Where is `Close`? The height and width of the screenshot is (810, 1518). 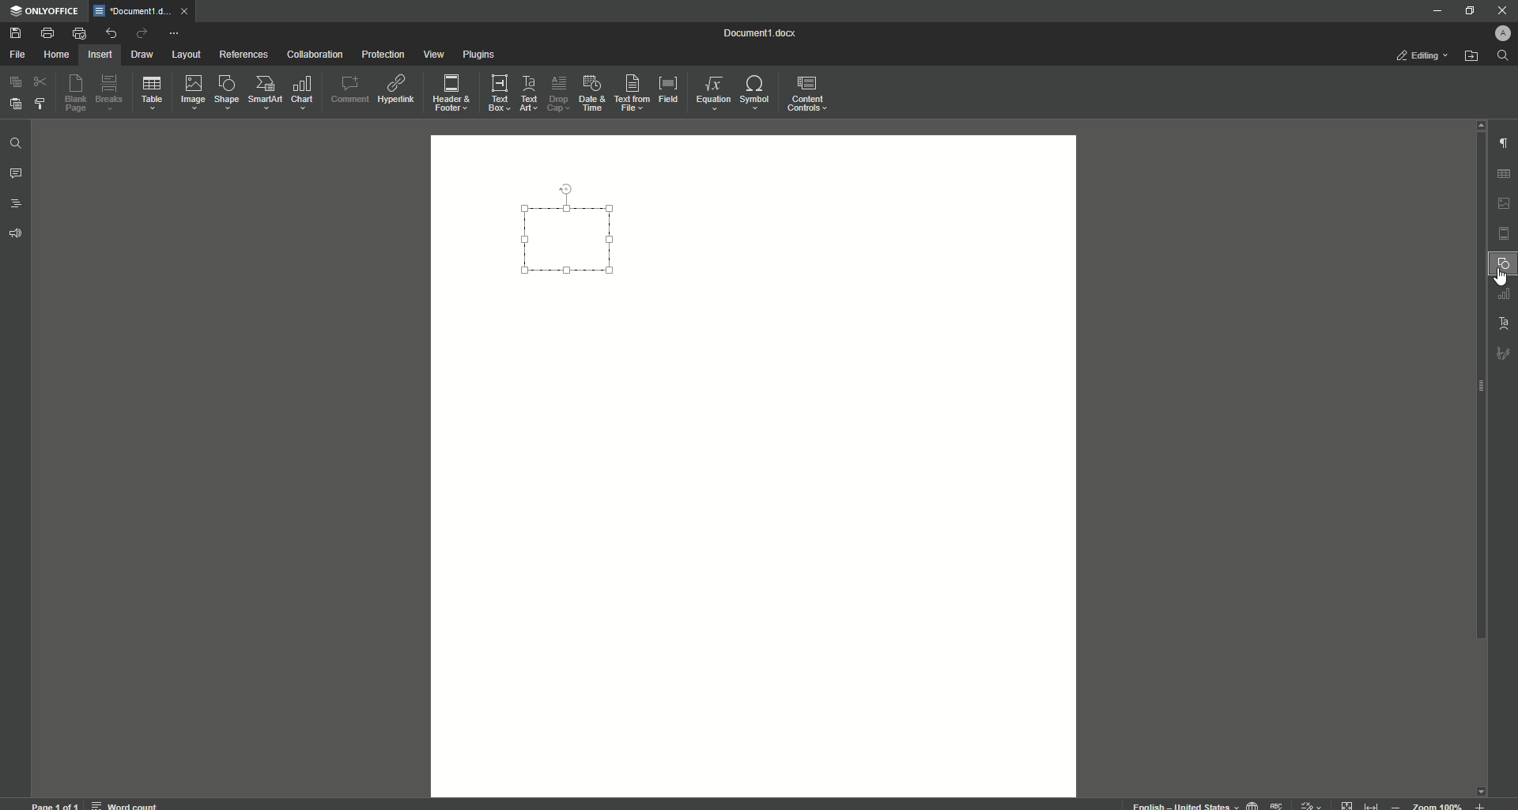 Close is located at coordinates (1501, 10).